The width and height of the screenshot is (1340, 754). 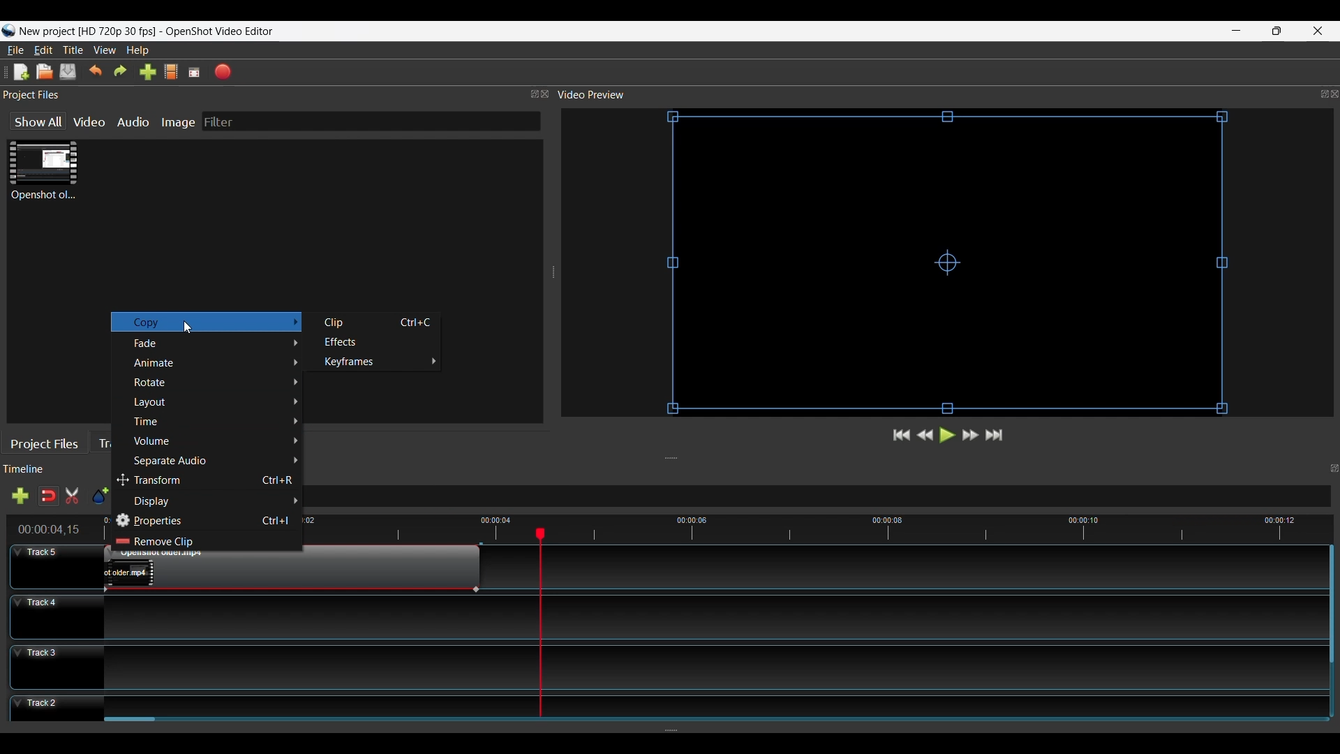 What do you see at coordinates (1237, 31) in the screenshot?
I see `minimize` at bounding box center [1237, 31].